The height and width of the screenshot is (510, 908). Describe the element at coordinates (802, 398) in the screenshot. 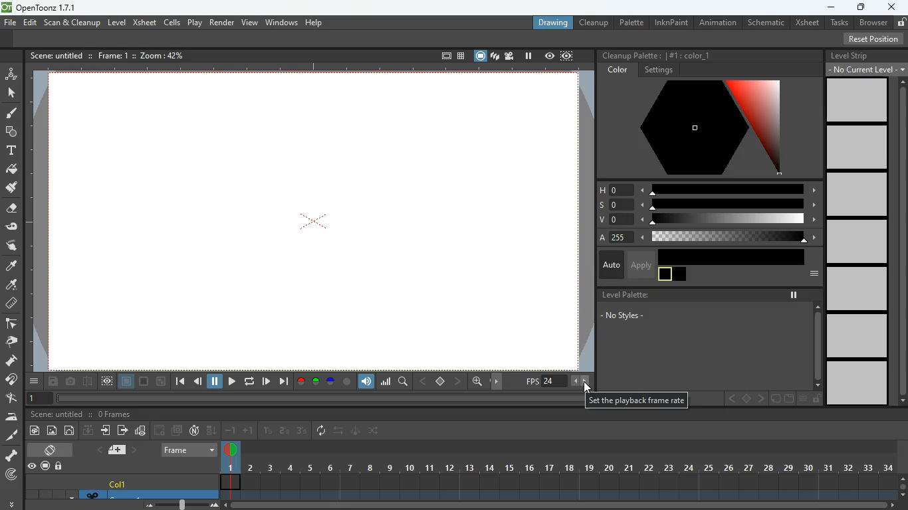

I see `menu` at that location.